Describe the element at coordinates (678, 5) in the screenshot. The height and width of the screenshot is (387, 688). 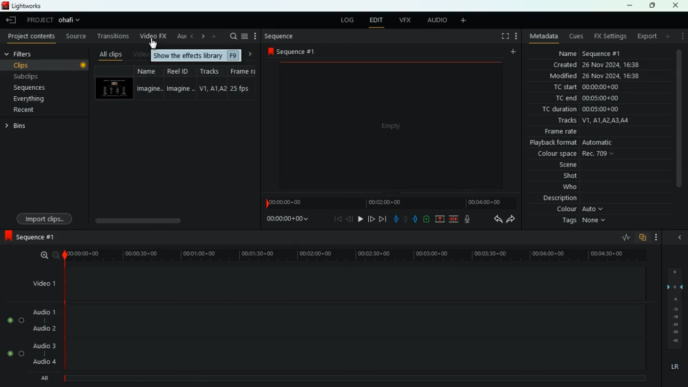
I see `close` at that location.